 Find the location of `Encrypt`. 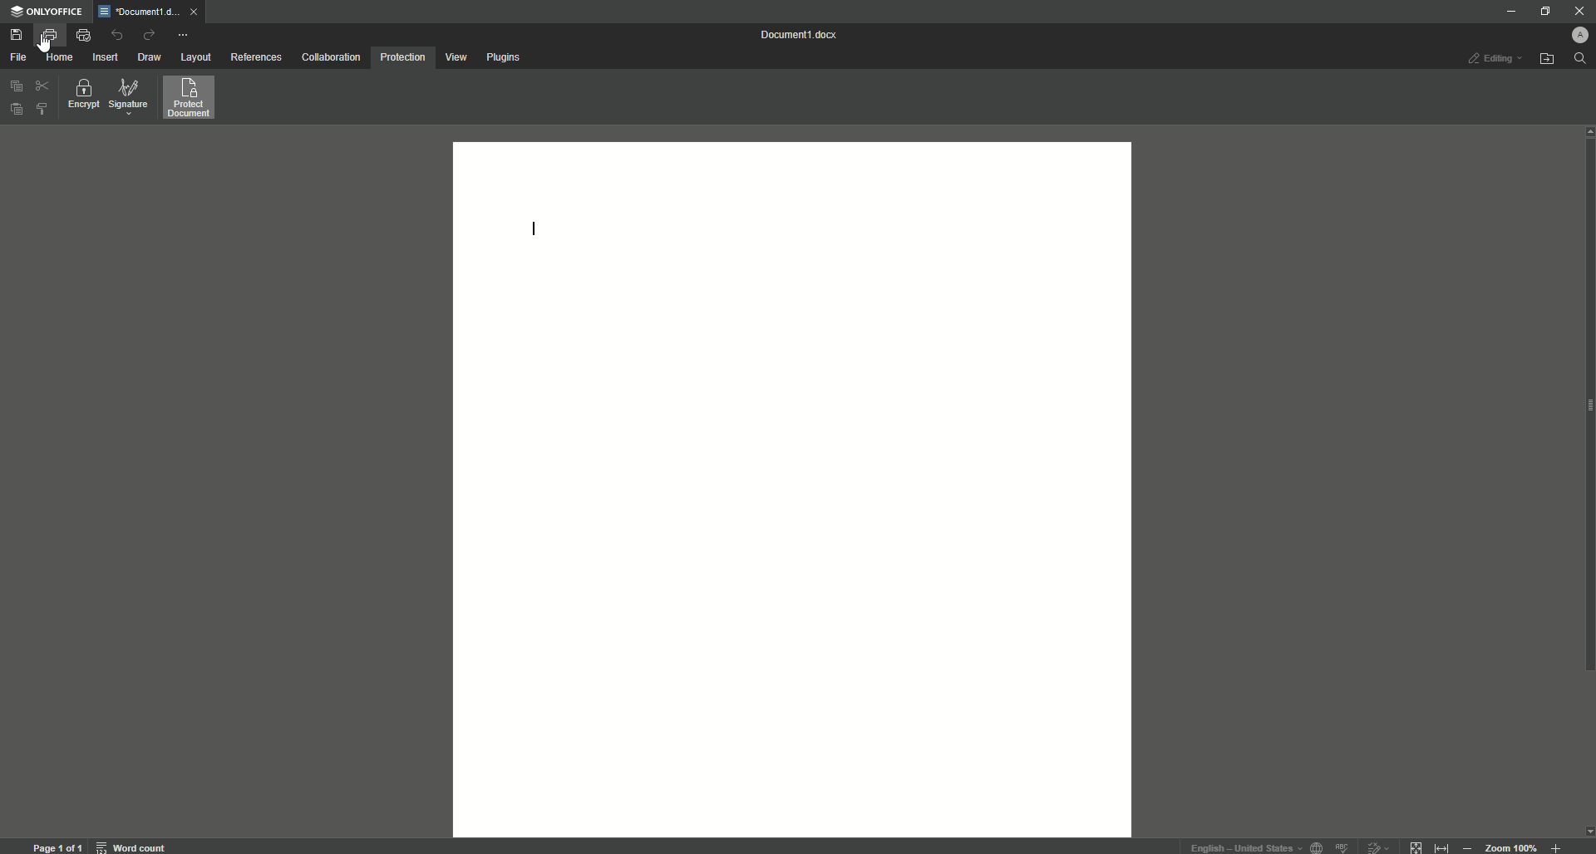

Encrypt is located at coordinates (81, 97).